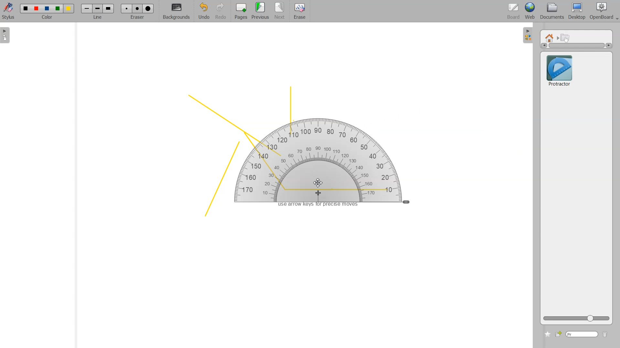 Image resolution: width=620 pixels, height=348 pixels. What do you see at coordinates (566, 37) in the screenshot?
I see `Interactive` at bounding box center [566, 37].